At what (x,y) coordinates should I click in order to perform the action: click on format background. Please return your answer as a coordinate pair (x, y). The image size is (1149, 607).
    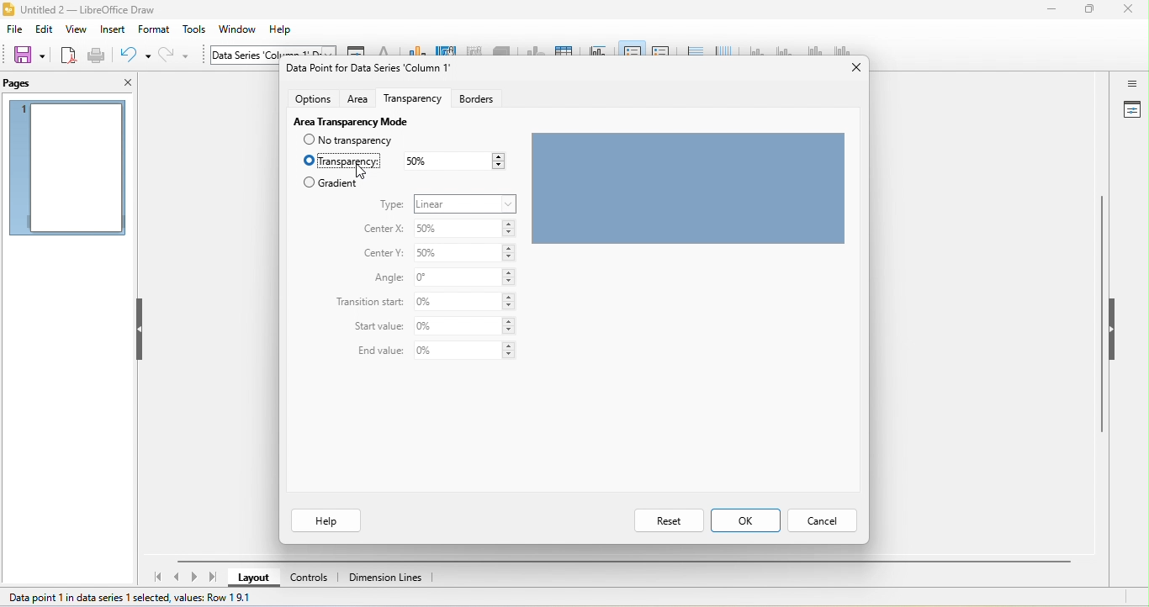
    Looking at the image, I should click on (445, 49).